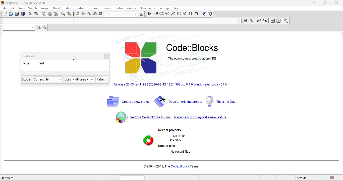 This screenshot has height=181, width=343. Describe the element at coordinates (178, 102) in the screenshot. I see `open an existing project` at that location.